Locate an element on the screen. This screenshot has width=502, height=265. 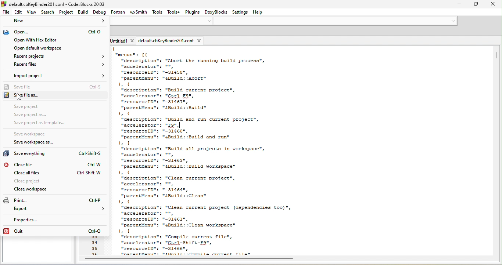
import project is located at coordinates (59, 76).